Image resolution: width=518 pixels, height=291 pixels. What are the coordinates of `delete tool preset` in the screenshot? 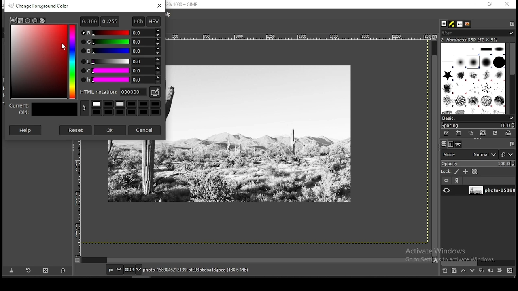 It's located at (45, 270).